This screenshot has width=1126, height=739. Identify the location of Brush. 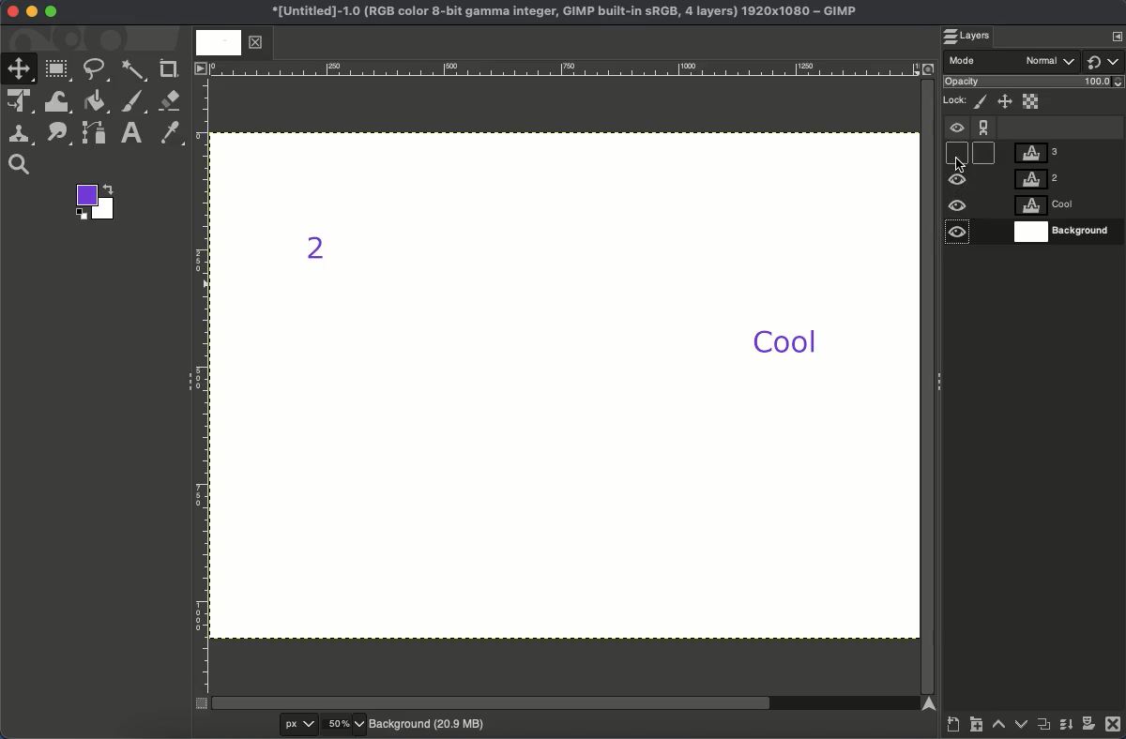
(134, 102).